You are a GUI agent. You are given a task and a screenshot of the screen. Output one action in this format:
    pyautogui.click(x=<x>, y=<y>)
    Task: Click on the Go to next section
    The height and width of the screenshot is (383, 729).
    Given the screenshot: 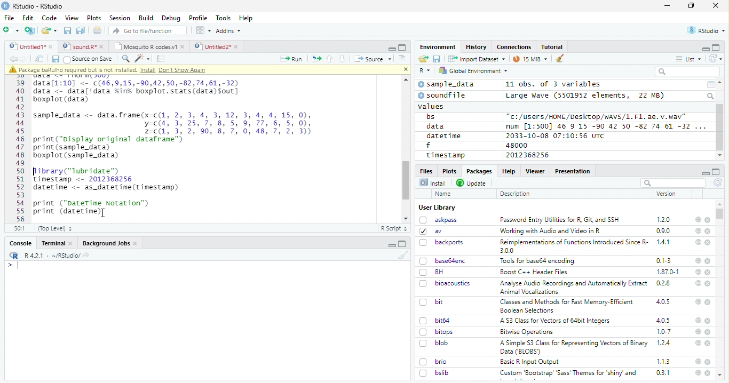 What is the action you would take?
    pyautogui.click(x=344, y=59)
    